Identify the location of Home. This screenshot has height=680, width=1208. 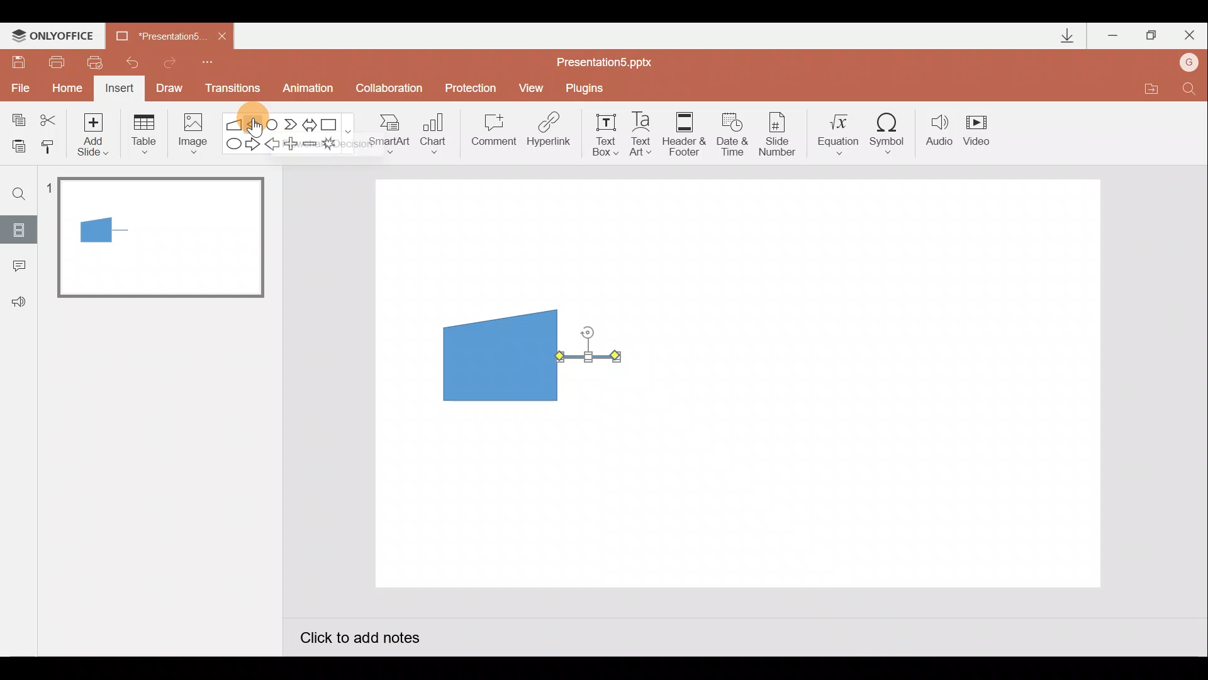
(64, 85).